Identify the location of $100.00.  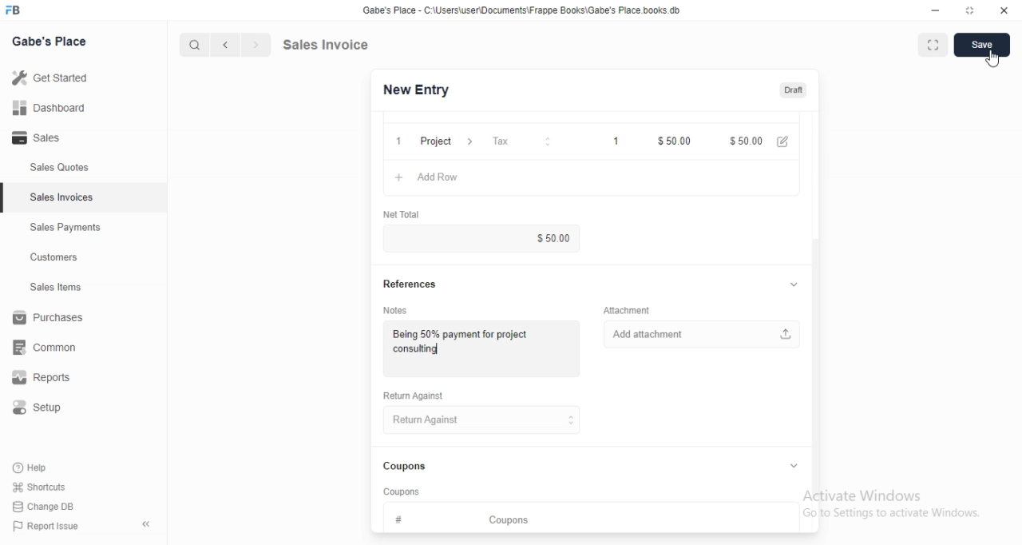
(542, 239).